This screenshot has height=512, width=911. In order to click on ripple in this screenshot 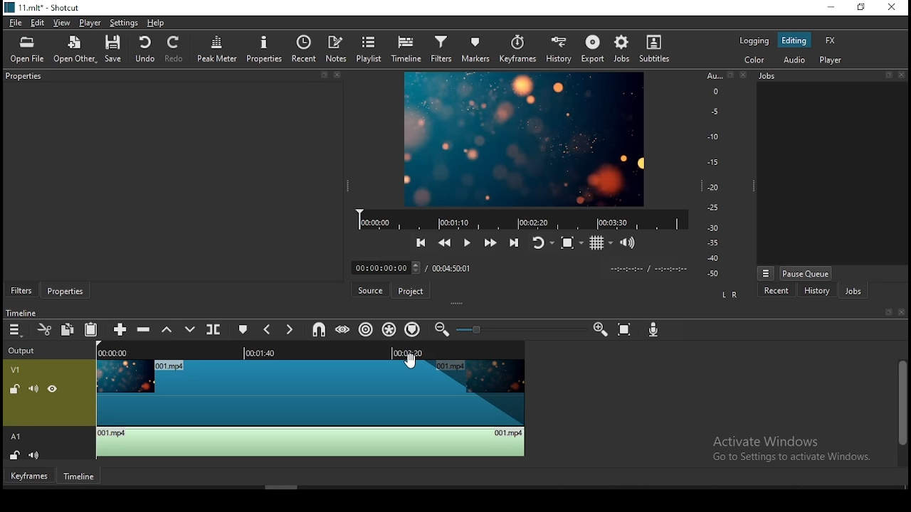, I will do `click(368, 330)`.